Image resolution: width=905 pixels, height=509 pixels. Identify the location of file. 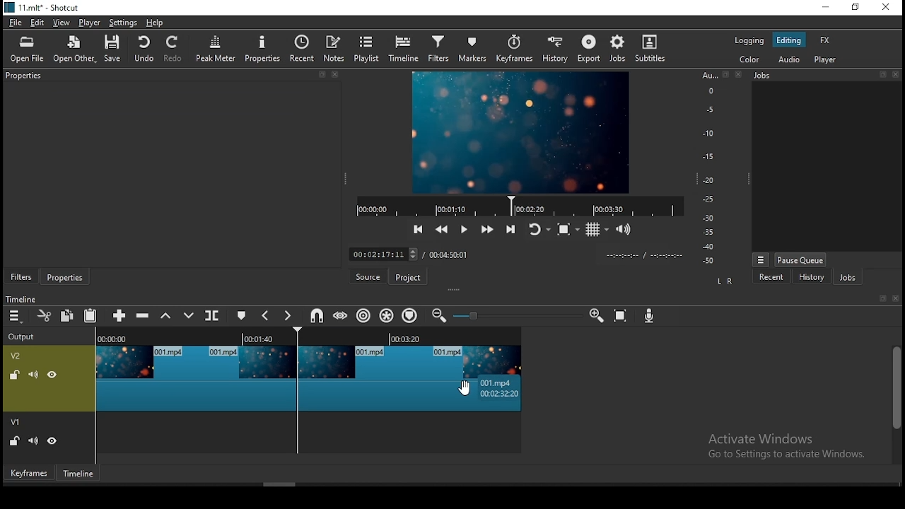
(14, 22).